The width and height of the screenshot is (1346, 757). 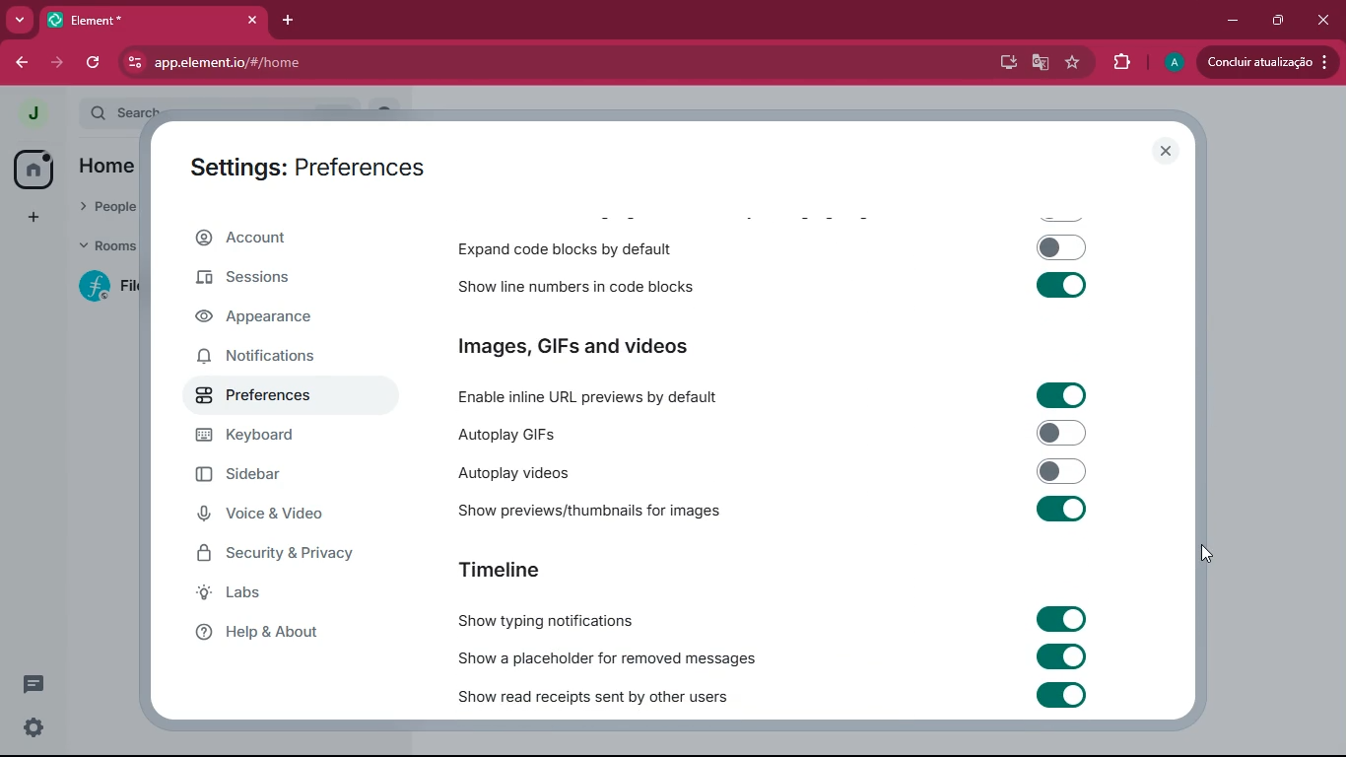 I want to click on add tab, so click(x=288, y=21).